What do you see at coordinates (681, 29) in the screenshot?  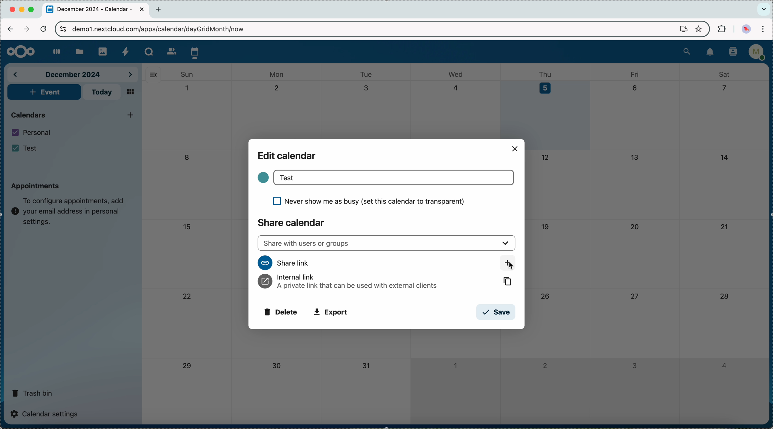 I see `screen` at bounding box center [681, 29].